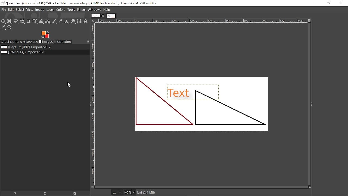 The image size is (348, 196). Describe the element at coordinates (11, 10) in the screenshot. I see `Edit` at that location.